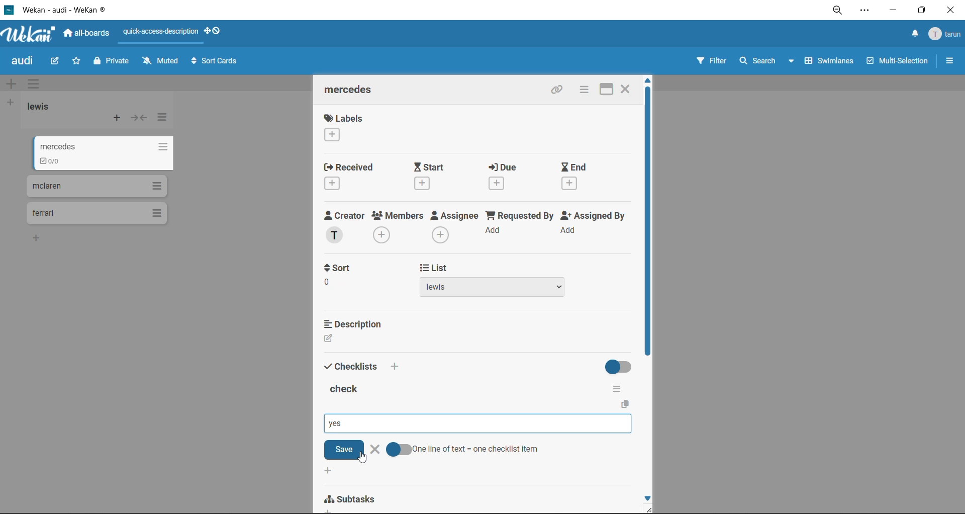 This screenshot has height=514, width=965. Describe the element at coordinates (620, 366) in the screenshot. I see `hide completed checklist` at that location.